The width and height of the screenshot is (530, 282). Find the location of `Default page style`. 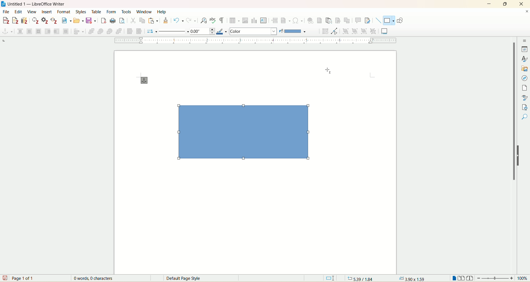

Default page style is located at coordinates (188, 278).